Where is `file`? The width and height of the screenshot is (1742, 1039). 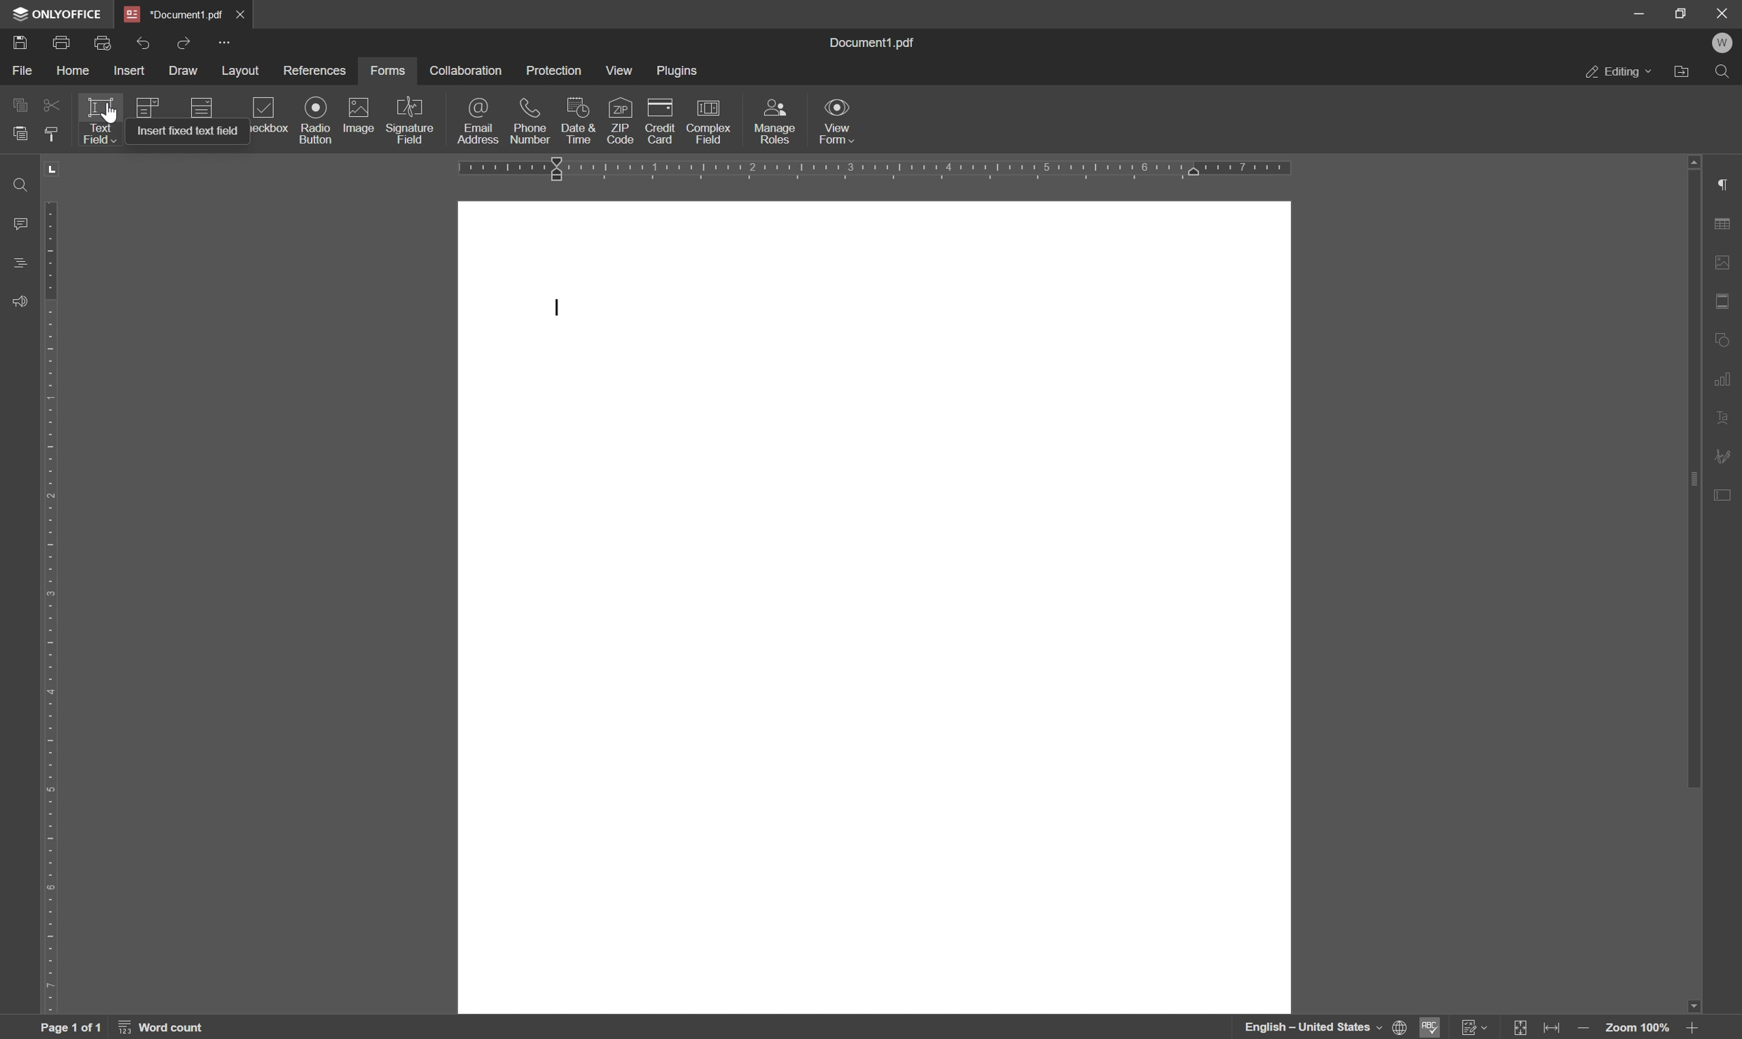 file is located at coordinates (21, 71).